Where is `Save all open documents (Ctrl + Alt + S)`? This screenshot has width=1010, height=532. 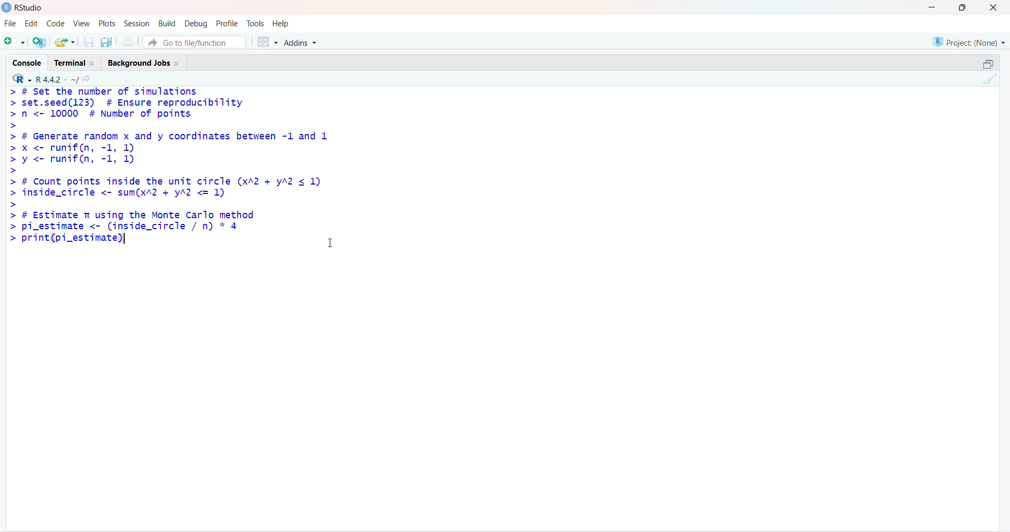
Save all open documents (Ctrl + Alt + S) is located at coordinates (107, 40).